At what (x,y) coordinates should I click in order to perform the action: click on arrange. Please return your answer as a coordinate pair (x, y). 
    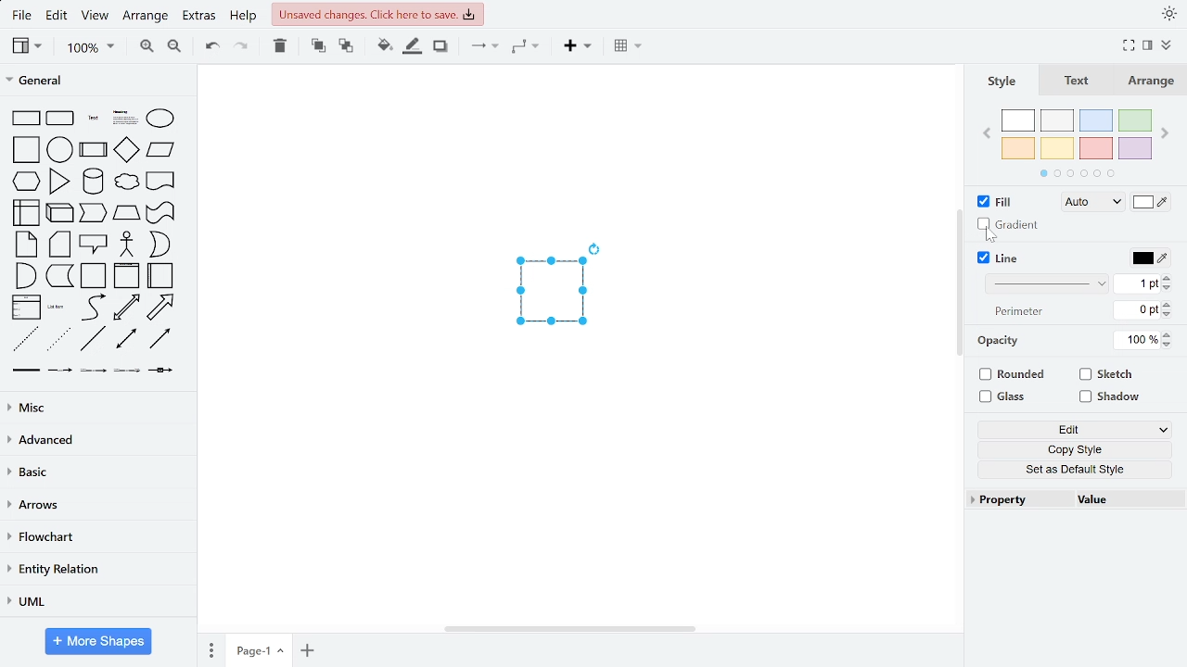
    Looking at the image, I should click on (1150, 82).